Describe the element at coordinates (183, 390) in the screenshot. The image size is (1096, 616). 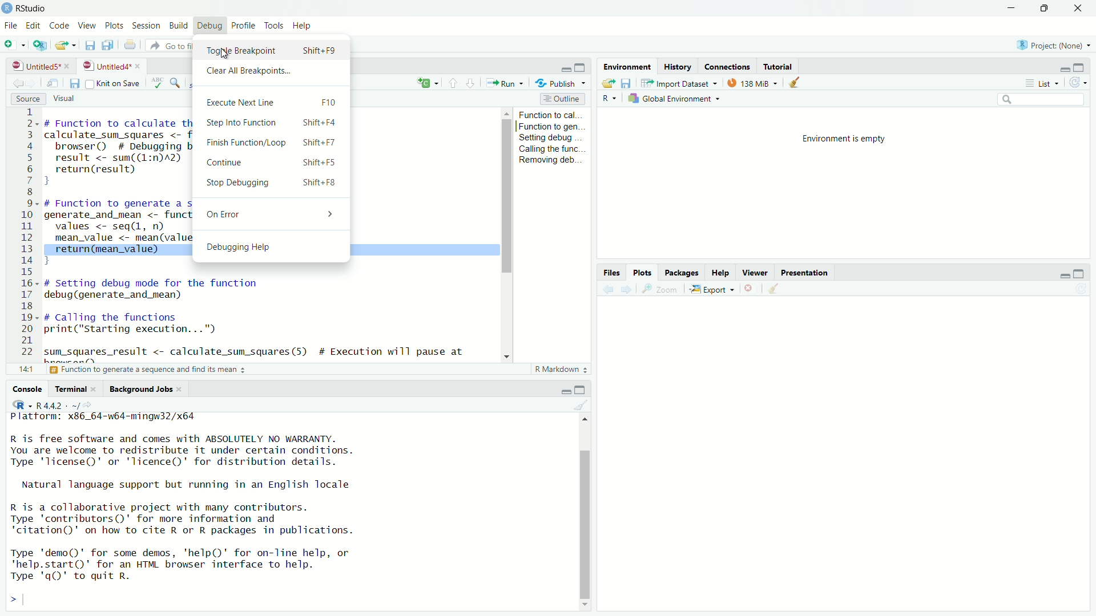
I see `close` at that location.